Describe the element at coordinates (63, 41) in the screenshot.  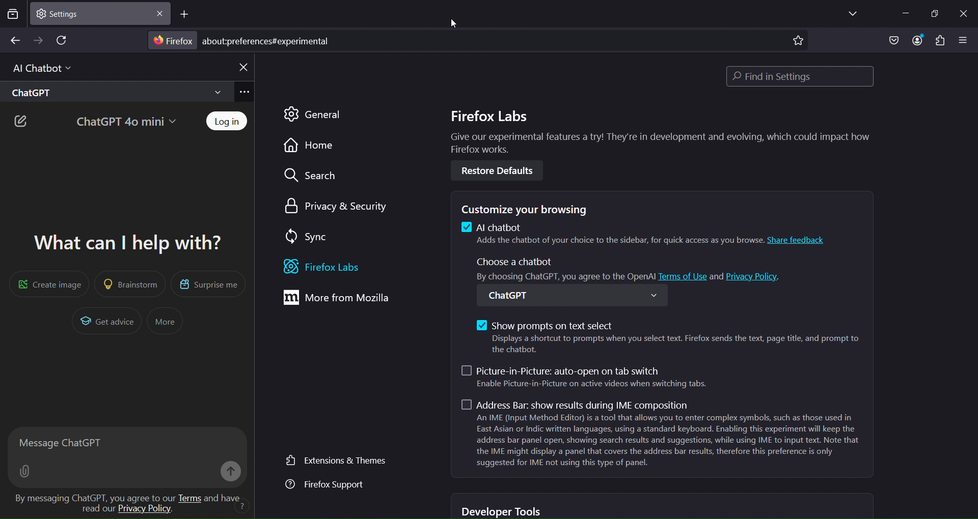
I see `reload page` at that location.